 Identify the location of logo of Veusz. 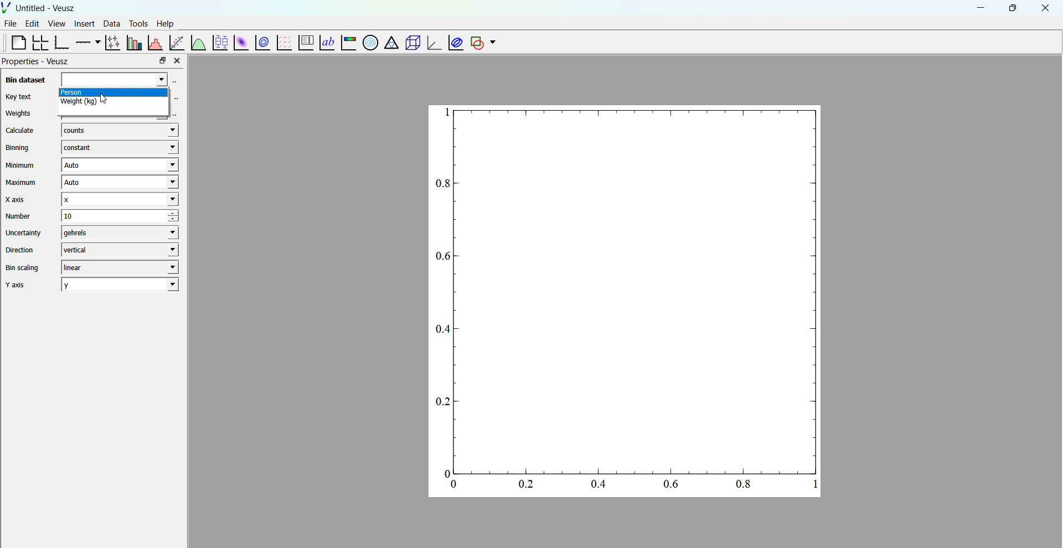
(7, 7).